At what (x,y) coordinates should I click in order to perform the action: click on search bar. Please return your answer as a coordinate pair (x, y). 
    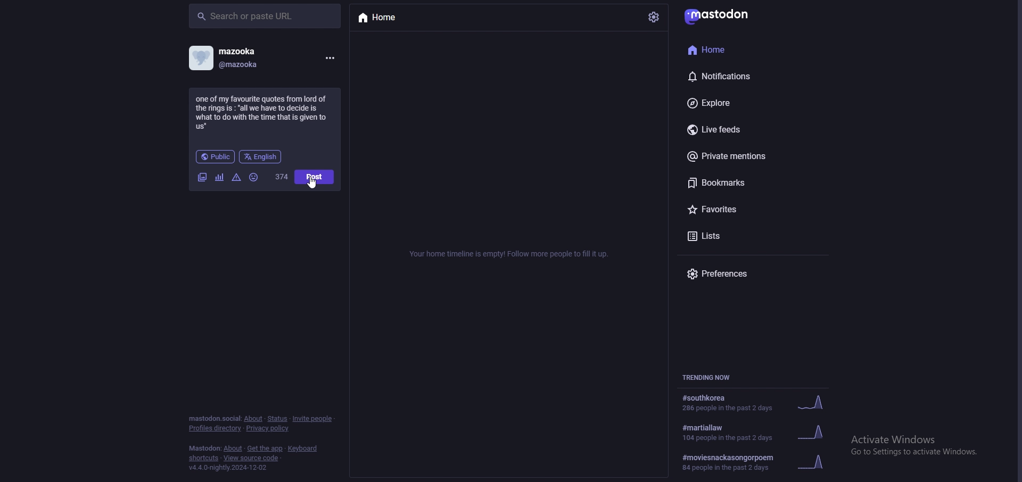
    Looking at the image, I should click on (265, 16).